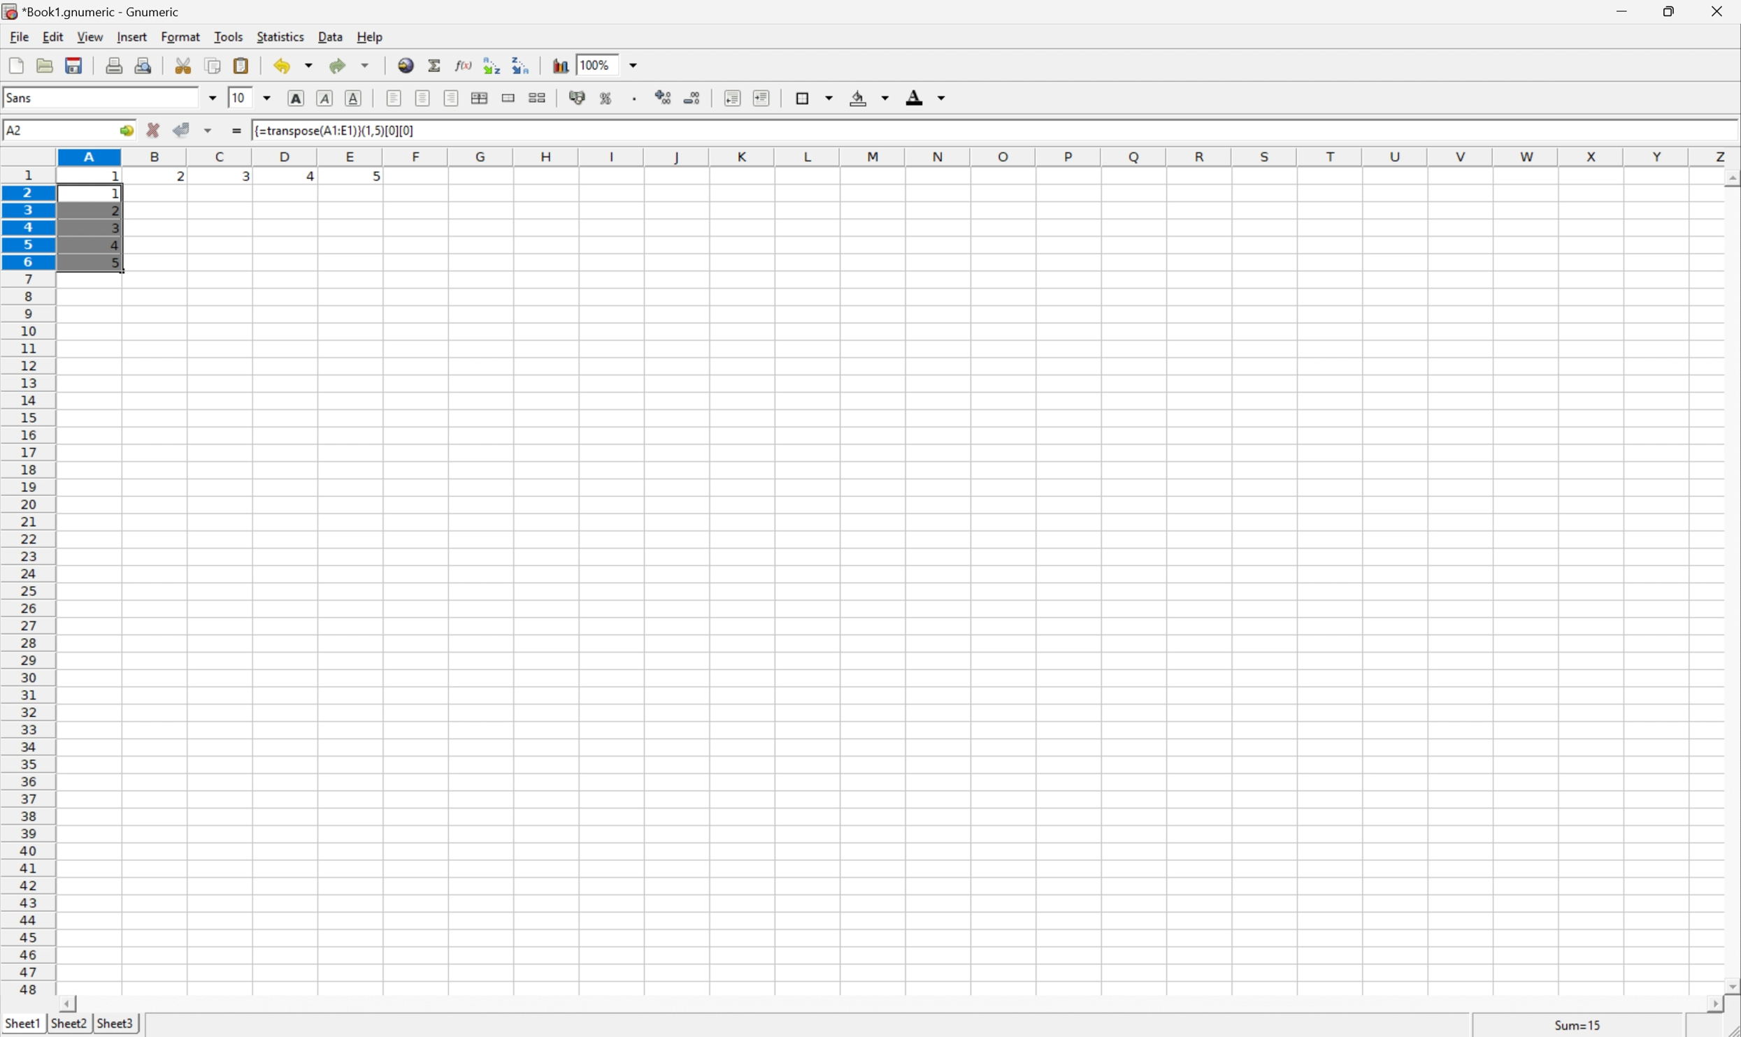  Describe the element at coordinates (367, 36) in the screenshot. I see `help` at that location.